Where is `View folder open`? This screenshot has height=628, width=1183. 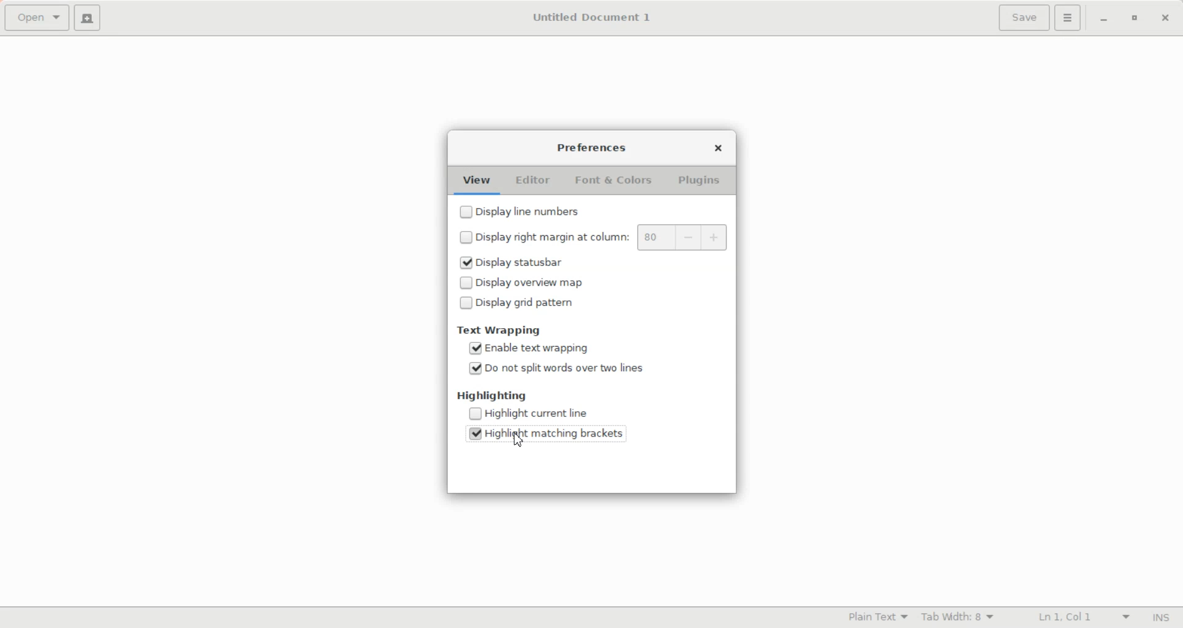 View folder open is located at coordinates (478, 182).